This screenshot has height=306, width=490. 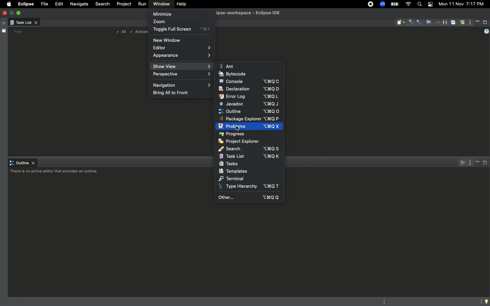 What do you see at coordinates (232, 135) in the screenshot?
I see `Progress` at bounding box center [232, 135].